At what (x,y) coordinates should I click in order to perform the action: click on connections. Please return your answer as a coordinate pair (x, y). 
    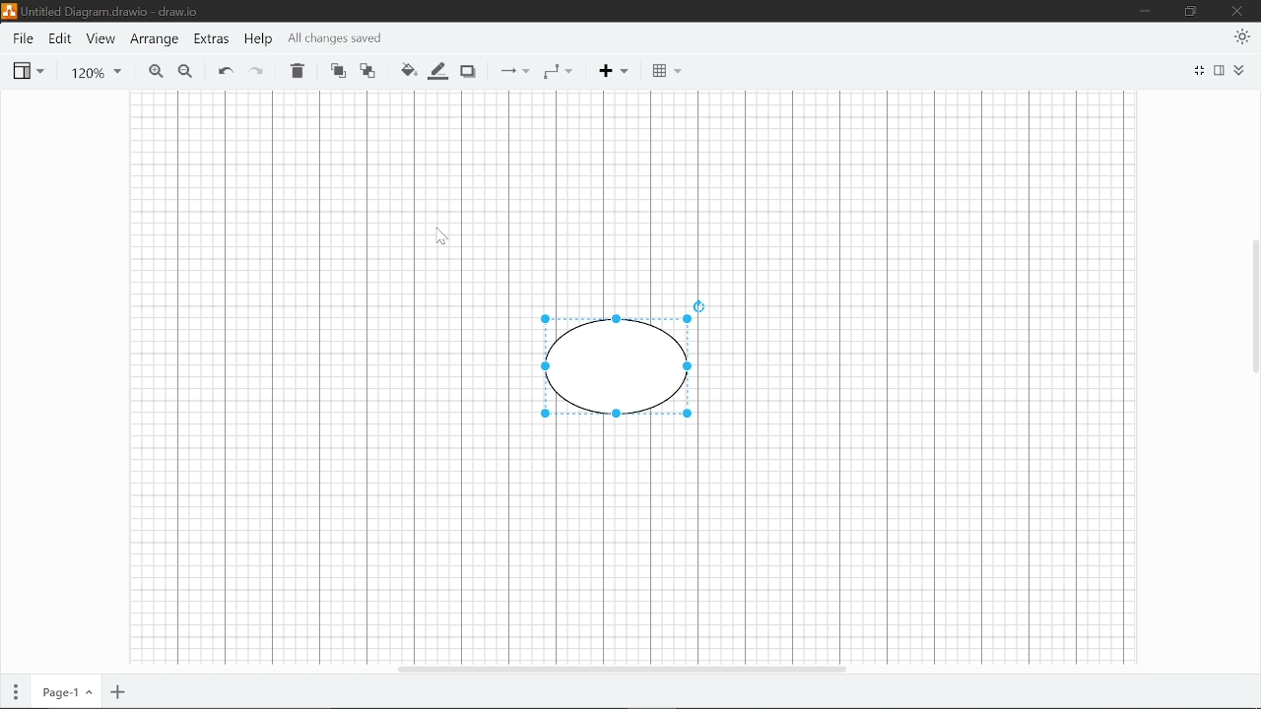
    Looking at the image, I should click on (509, 72).